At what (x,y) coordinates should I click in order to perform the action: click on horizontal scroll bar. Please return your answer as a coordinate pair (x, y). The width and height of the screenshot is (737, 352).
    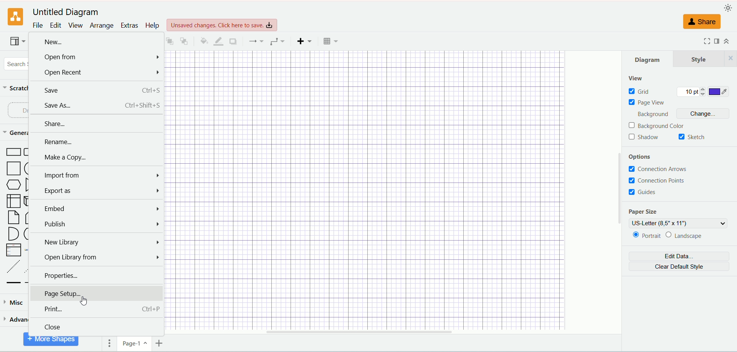
    Looking at the image, I should click on (391, 334).